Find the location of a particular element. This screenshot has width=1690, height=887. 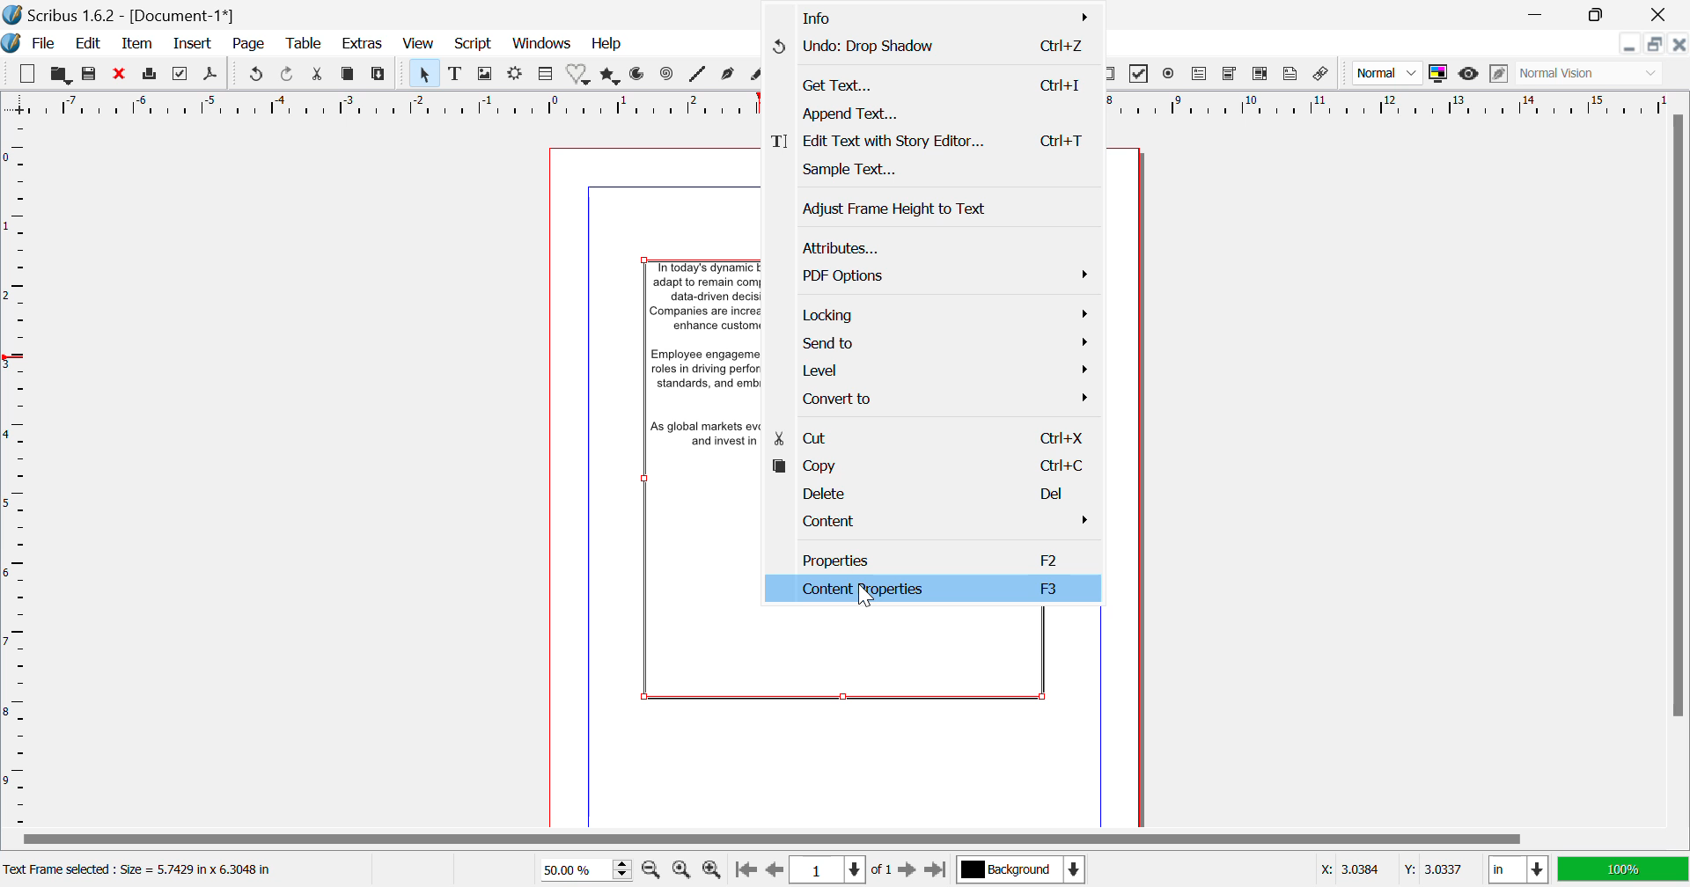

Spiral is located at coordinates (697, 74).